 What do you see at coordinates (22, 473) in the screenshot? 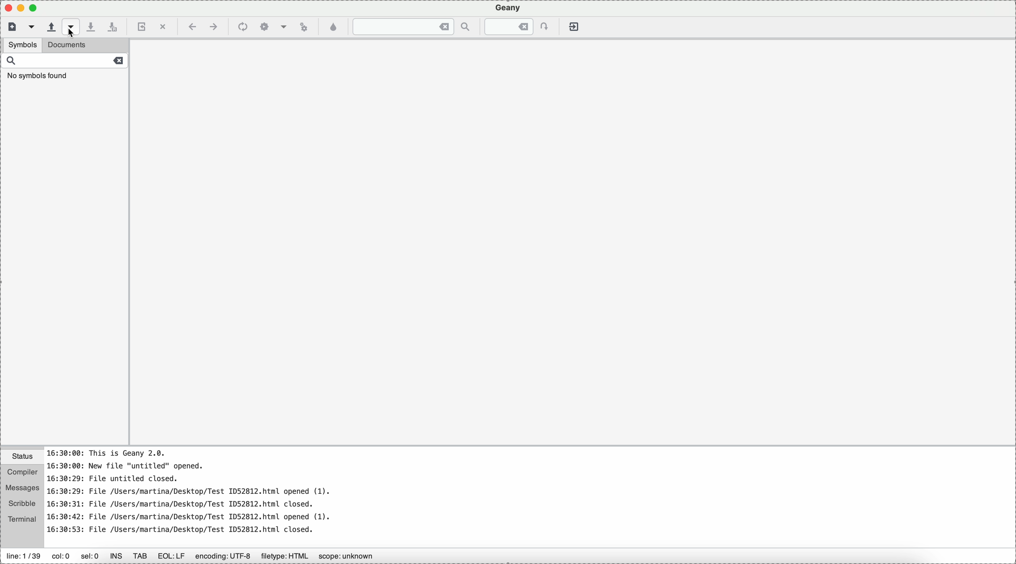
I see `compiler` at bounding box center [22, 473].